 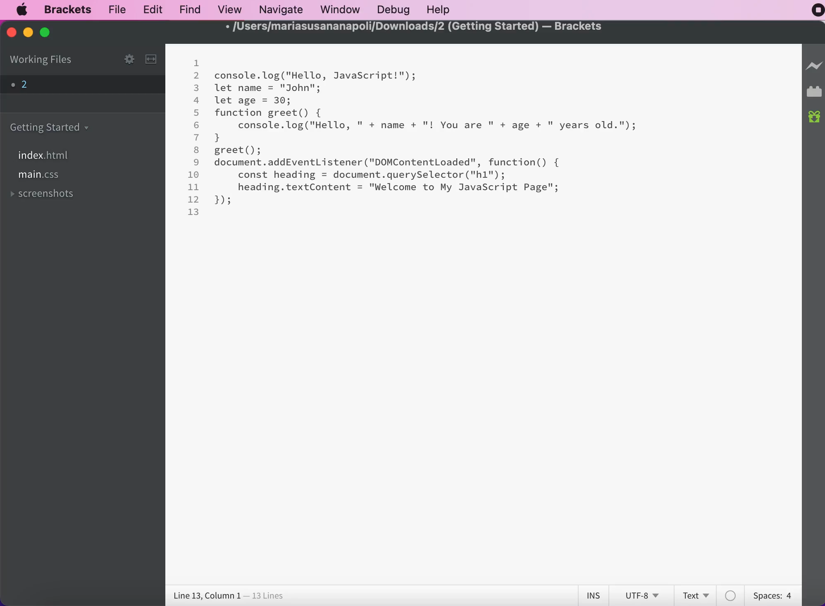 What do you see at coordinates (24, 86) in the screenshot?
I see `file 2` at bounding box center [24, 86].